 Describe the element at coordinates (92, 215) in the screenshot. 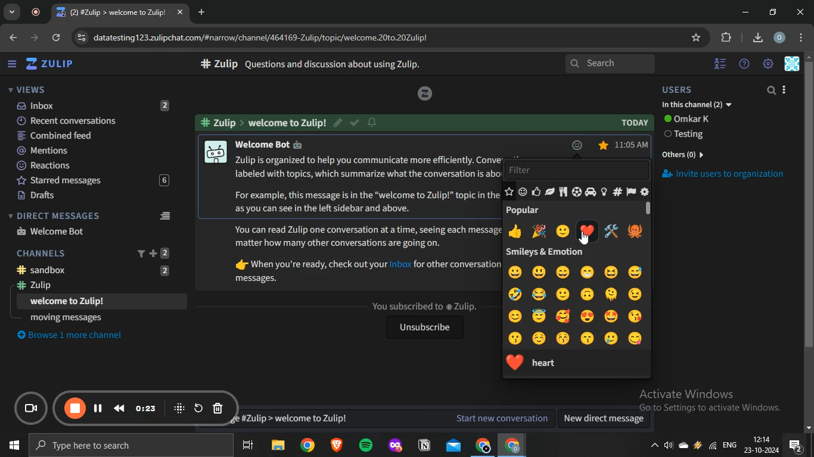

I see `direct messages` at that location.